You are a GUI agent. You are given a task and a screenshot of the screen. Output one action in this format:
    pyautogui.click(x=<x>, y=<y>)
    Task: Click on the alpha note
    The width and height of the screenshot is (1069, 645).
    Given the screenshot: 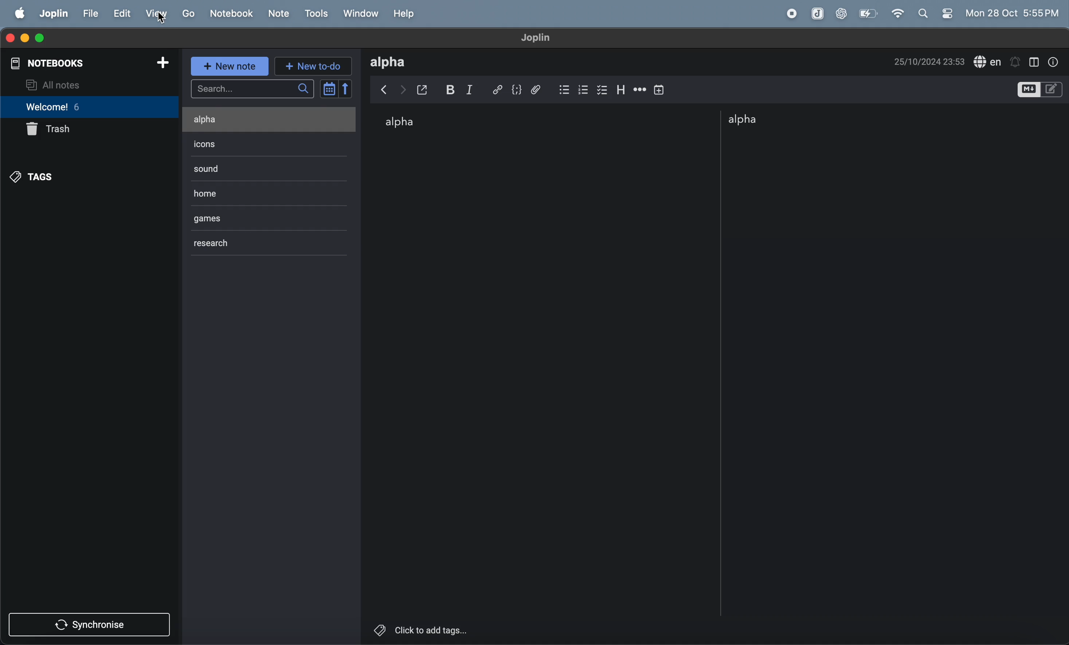 What is the action you would take?
    pyautogui.click(x=765, y=120)
    